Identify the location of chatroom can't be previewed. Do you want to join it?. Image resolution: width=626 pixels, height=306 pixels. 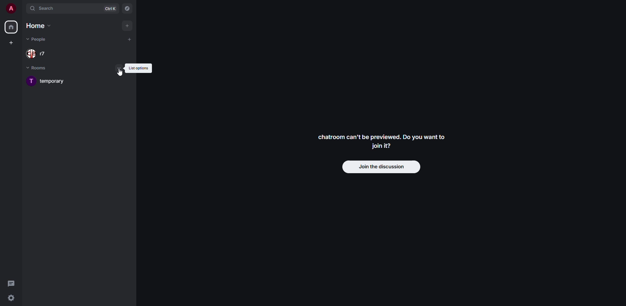
(384, 142).